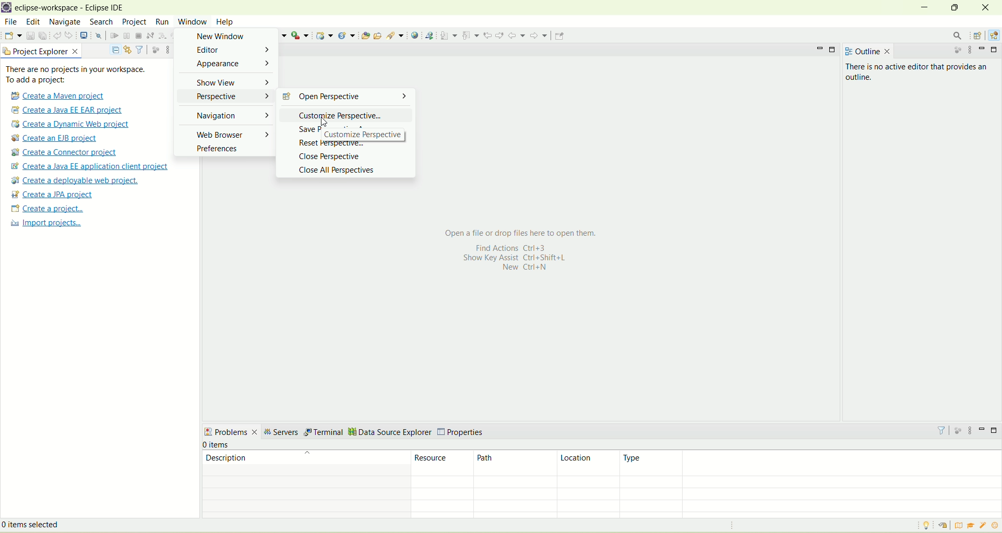 This screenshot has width=1002, height=533. Describe the element at coordinates (231, 83) in the screenshot. I see `show view` at that location.